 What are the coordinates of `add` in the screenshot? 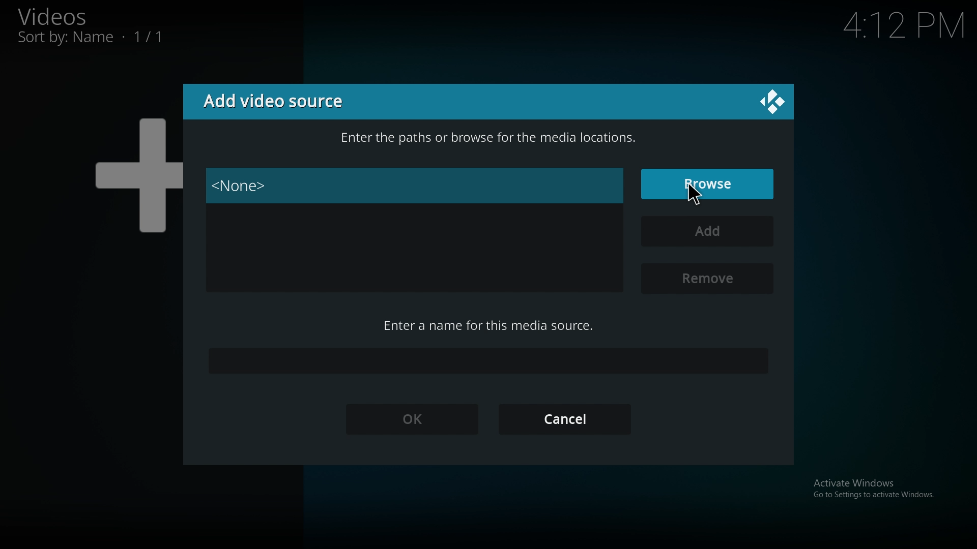 It's located at (709, 232).